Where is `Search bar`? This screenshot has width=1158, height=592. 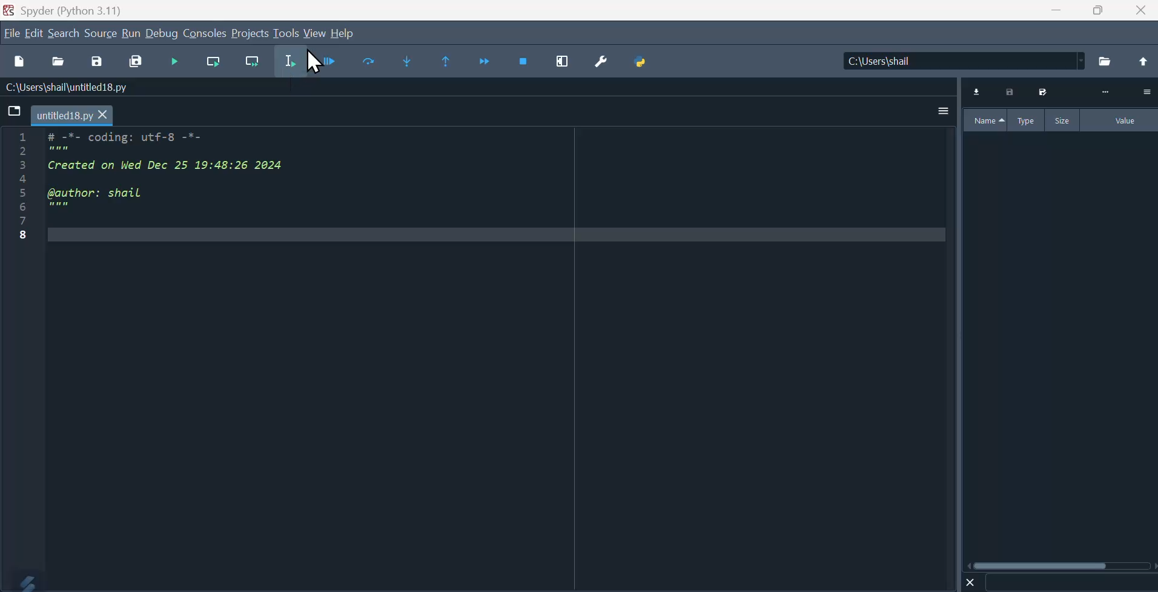 Search bar is located at coordinates (1070, 583).